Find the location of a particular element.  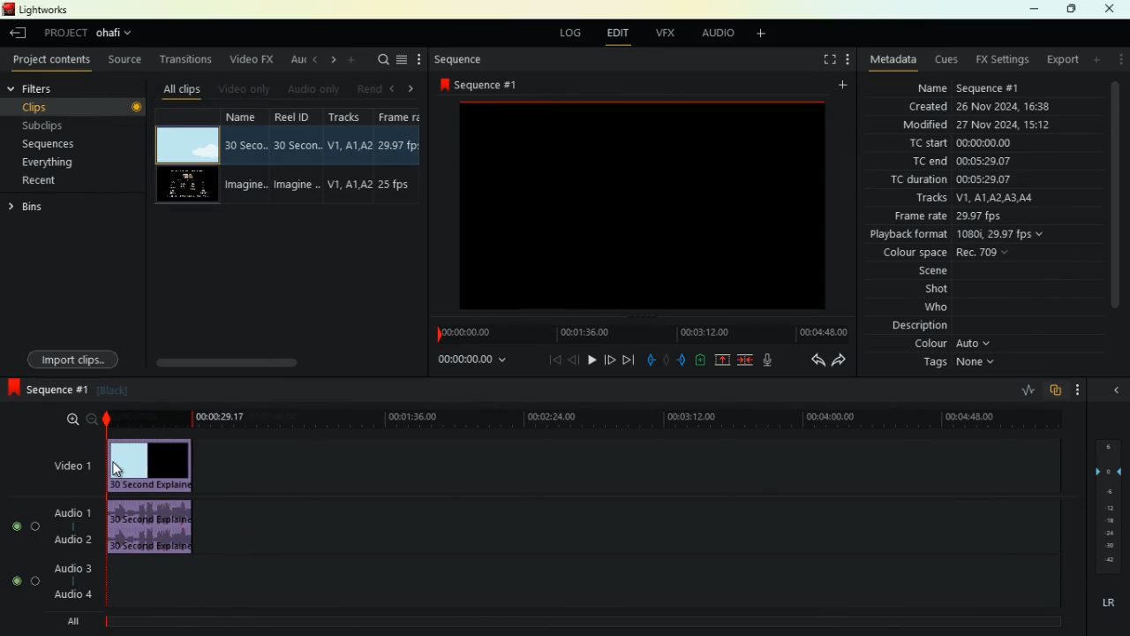

bins is located at coordinates (36, 208).